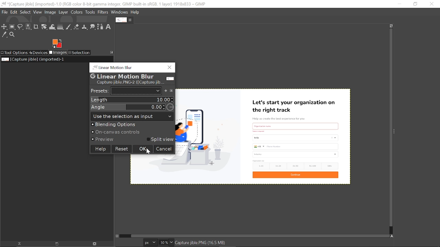 The width and height of the screenshot is (440, 247). Describe the element at coordinates (54, 244) in the screenshot. I see `open new display` at that location.